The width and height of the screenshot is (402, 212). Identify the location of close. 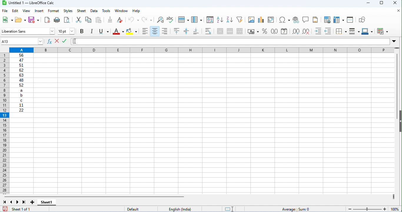
(396, 3).